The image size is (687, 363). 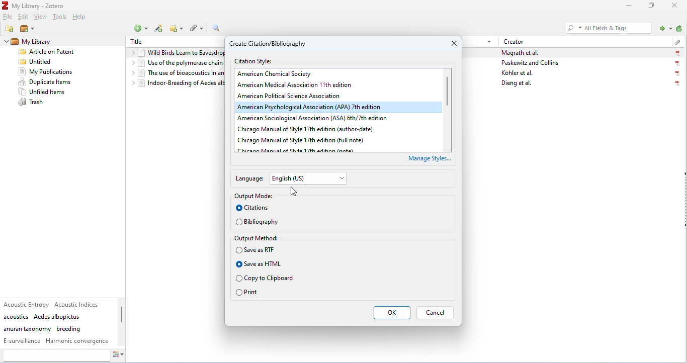 I want to click on copy to clipboard, so click(x=266, y=278).